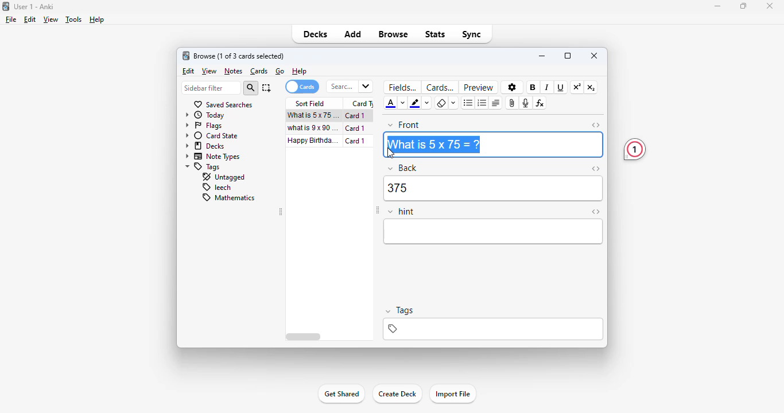 Image resolution: width=784 pixels, height=413 pixels. What do you see at coordinates (397, 394) in the screenshot?
I see `create deck` at bounding box center [397, 394].